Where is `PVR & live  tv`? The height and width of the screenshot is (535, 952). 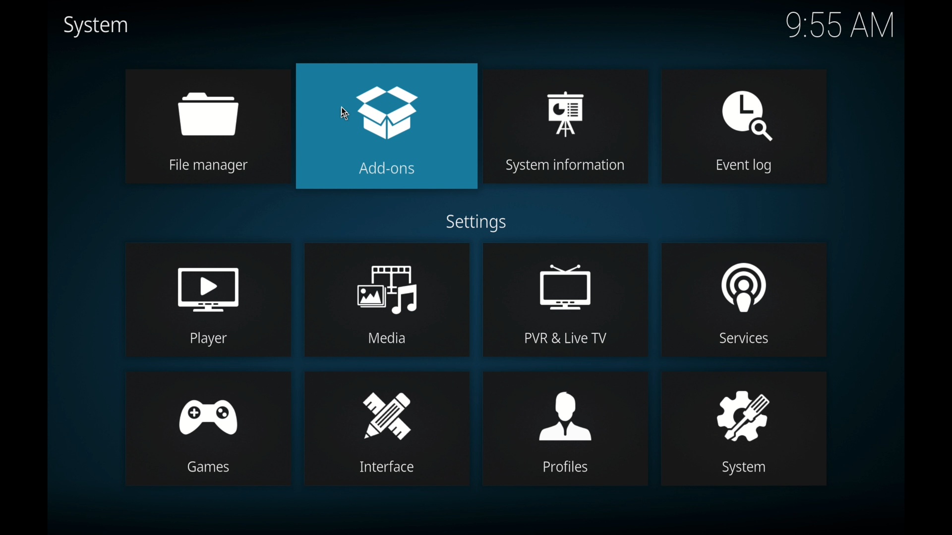 PVR & live  tv is located at coordinates (565, 300).